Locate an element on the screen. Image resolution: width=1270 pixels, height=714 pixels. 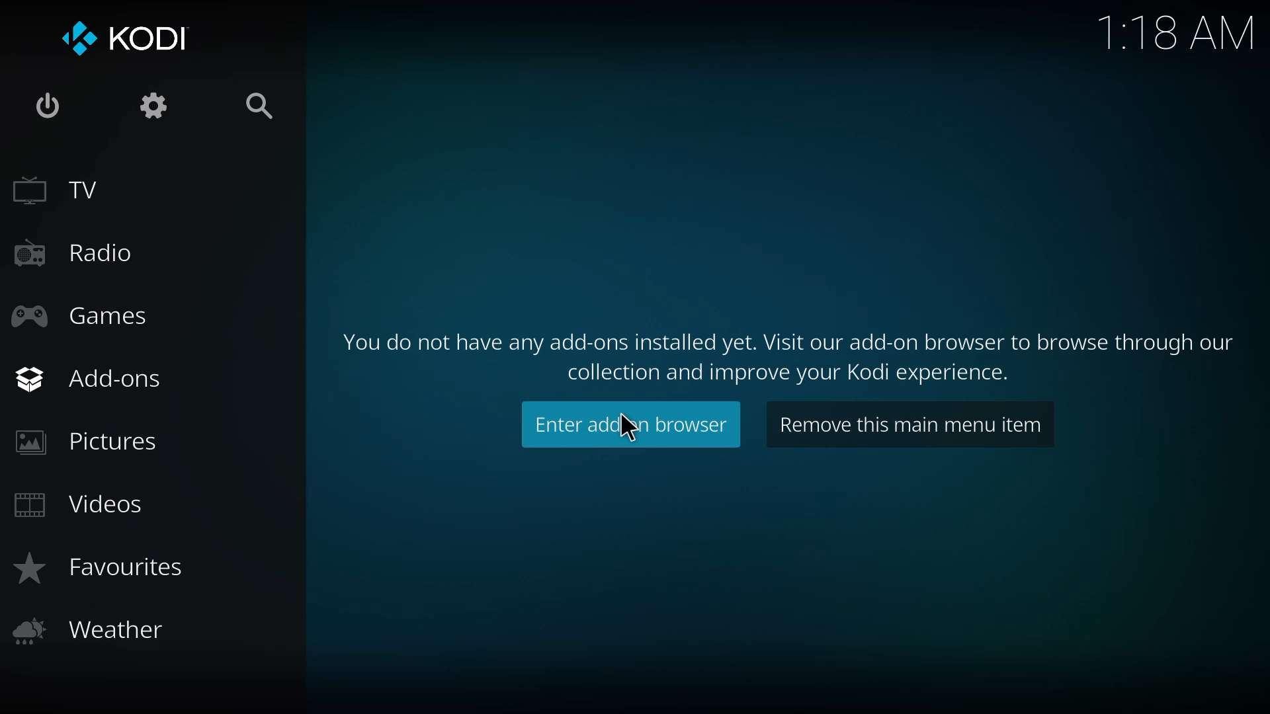
weather is located at coordinates (92, 630).